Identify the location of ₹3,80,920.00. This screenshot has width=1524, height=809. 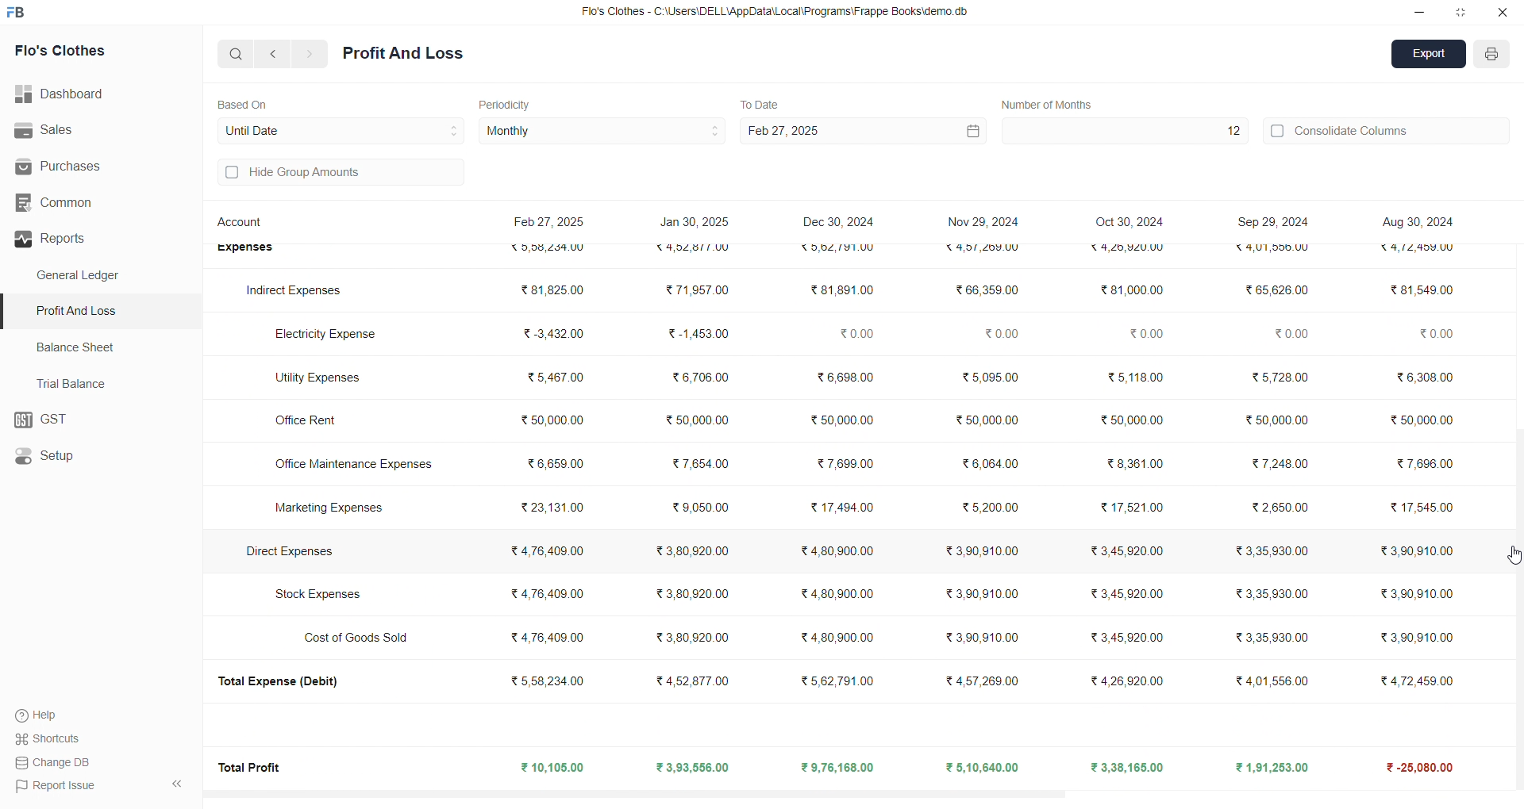
(695, 595).